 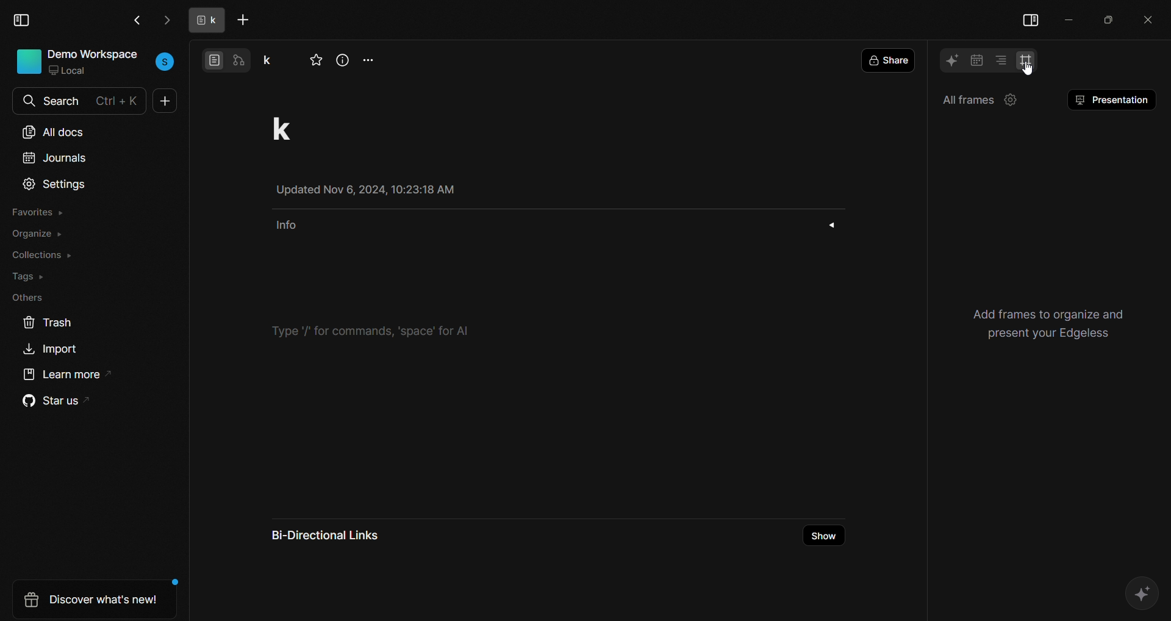 I want to click on AI, so click(x=1137, y=593).